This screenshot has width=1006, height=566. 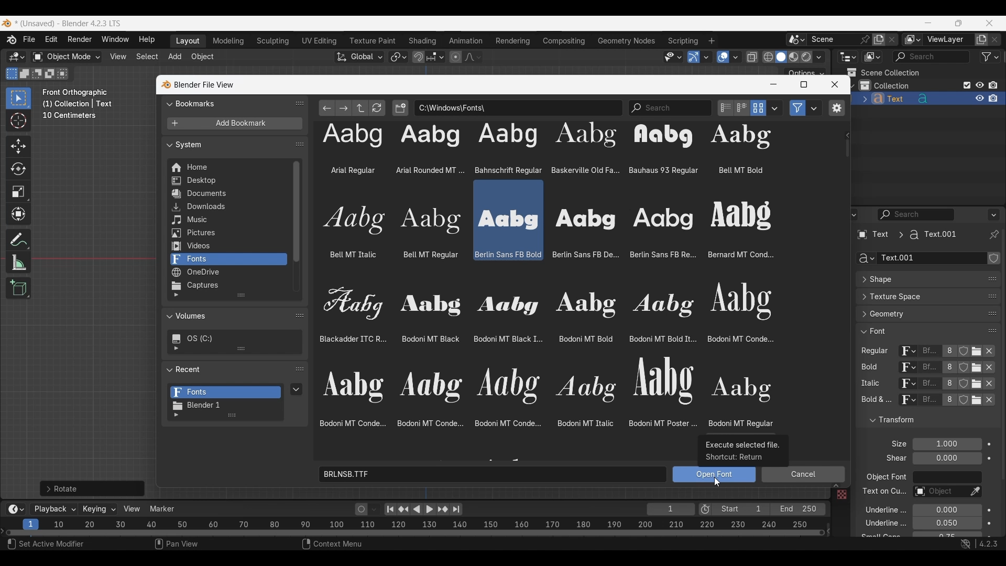 What do you see at coordinates (793, 57) in the screenshot?
I see `Viewport shading, material preview` at bounding box center [793, 57].